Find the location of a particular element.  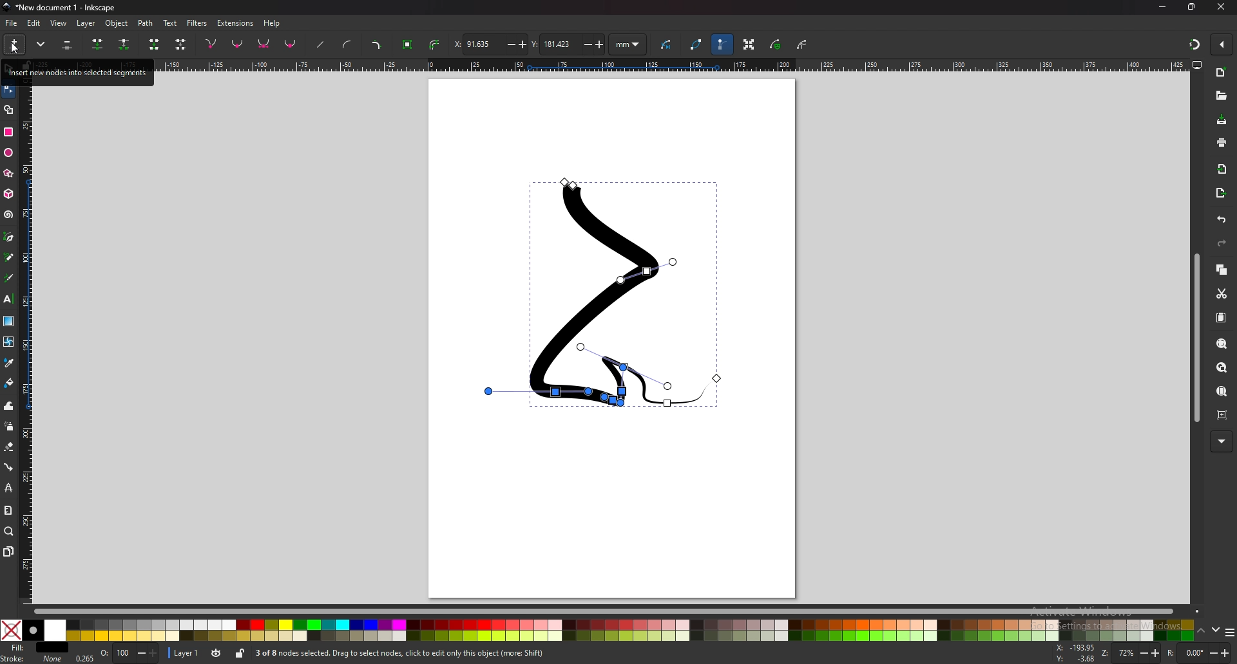

scroll bar is located at coordinates (611, 611).